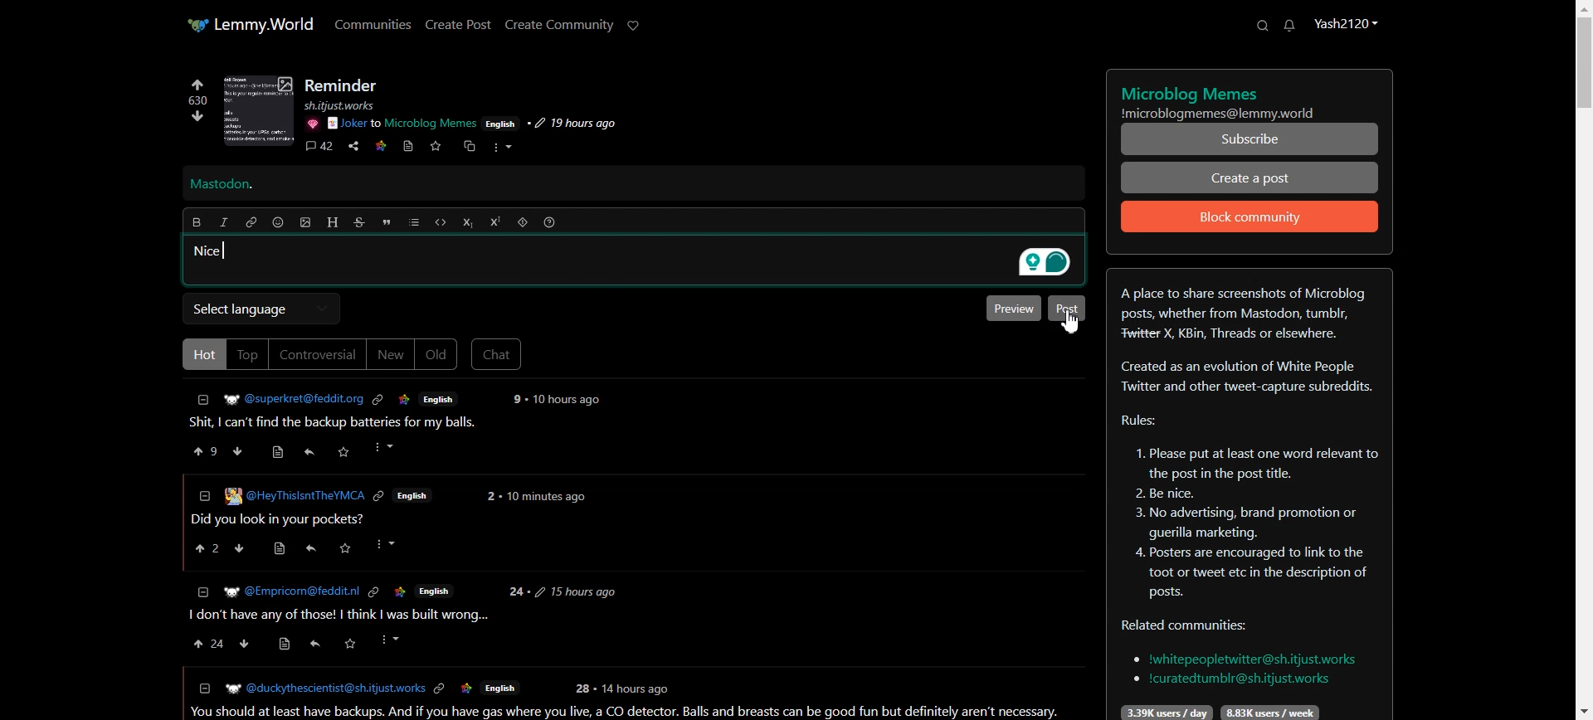 The image size is (1593, 720). Describe the element at coordinates (295, 494) in the screenshot. I see `RB @HeyThislsntTheYMCA @` at that location.